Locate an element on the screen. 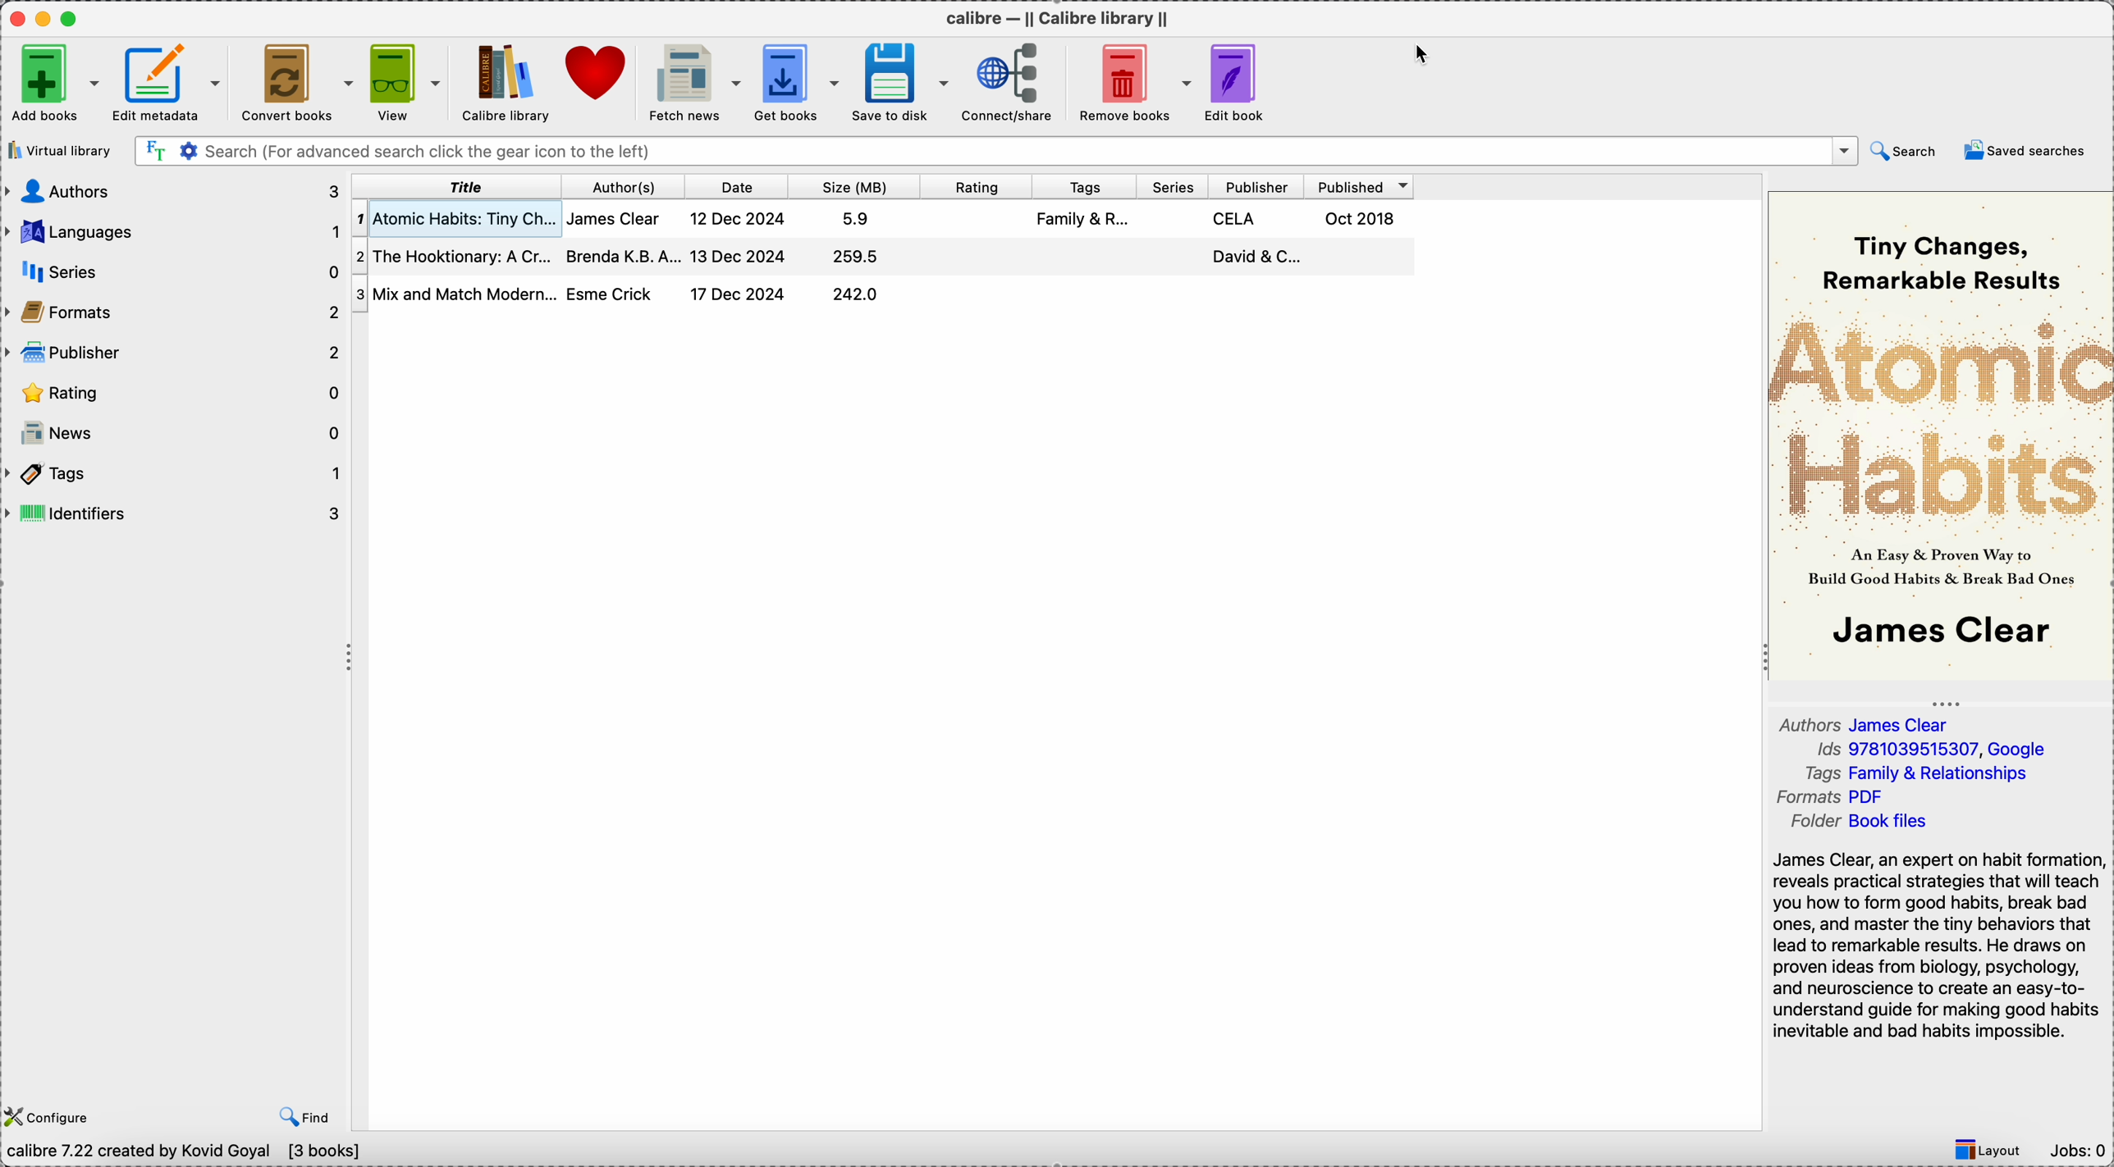  Oct 2018 is located at coordinates (1363, 217).